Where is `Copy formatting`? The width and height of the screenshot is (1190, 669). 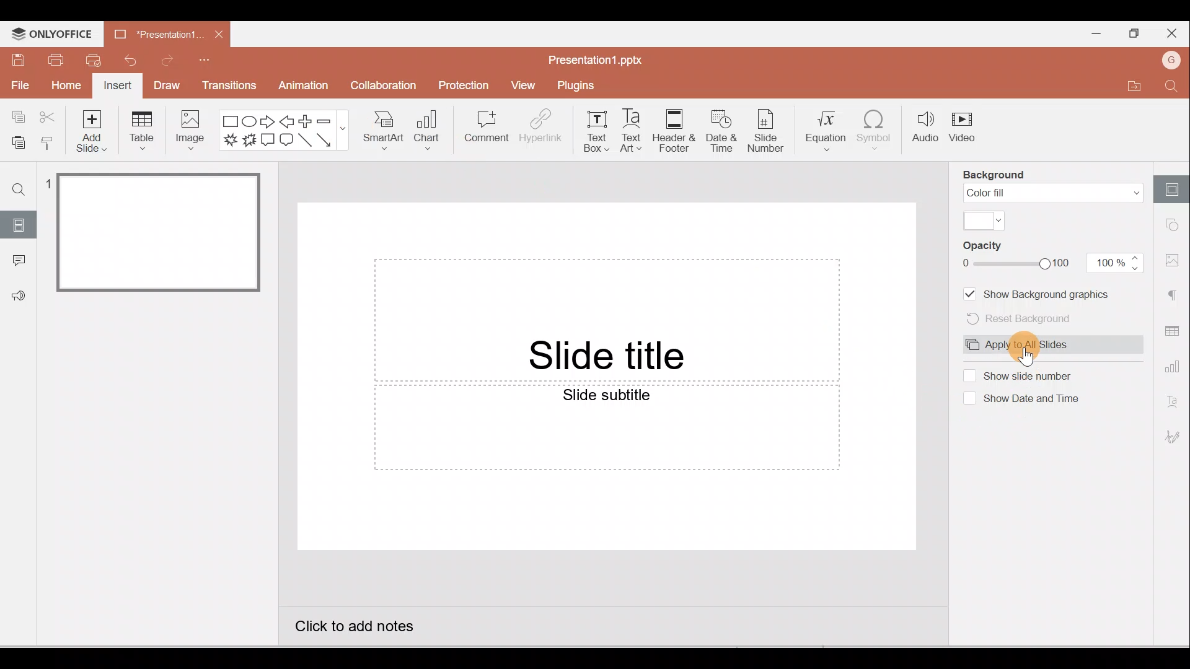
Copy formatting is located at coordinates (47, 141).